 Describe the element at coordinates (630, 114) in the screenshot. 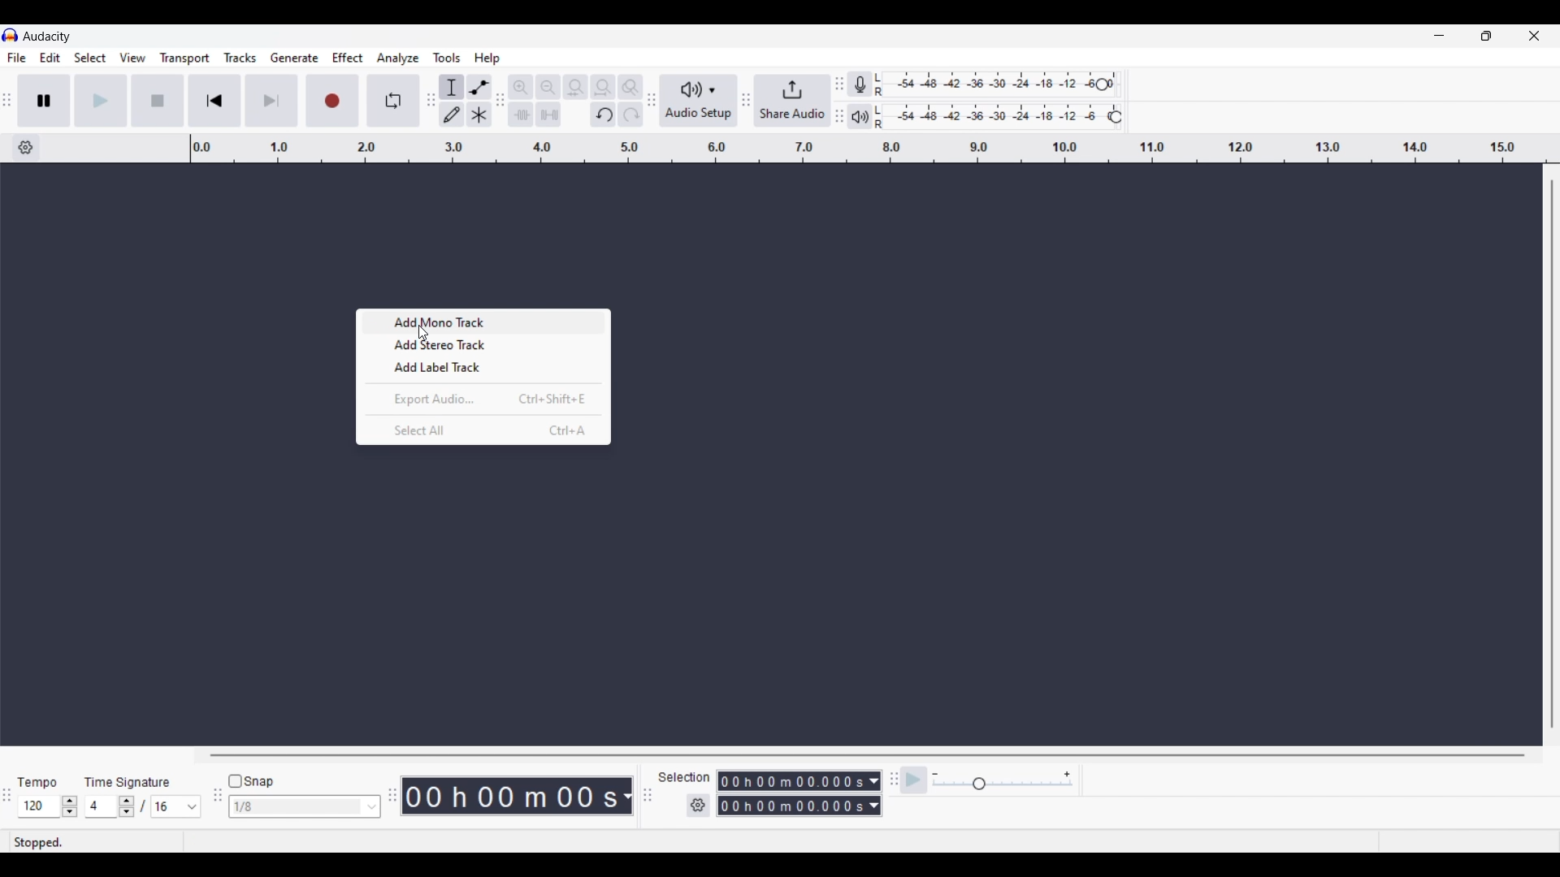

I see `Redo` at that location.